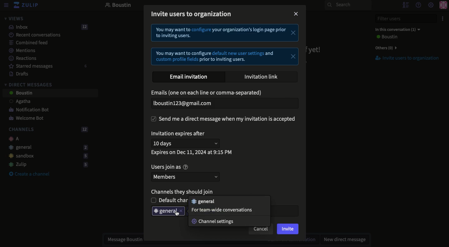 This screenshot has height=247, width=449. What do you see at coordinates (25, 42) in the screenshot?
I see `Combined feed` at bounding box center [25, 42].